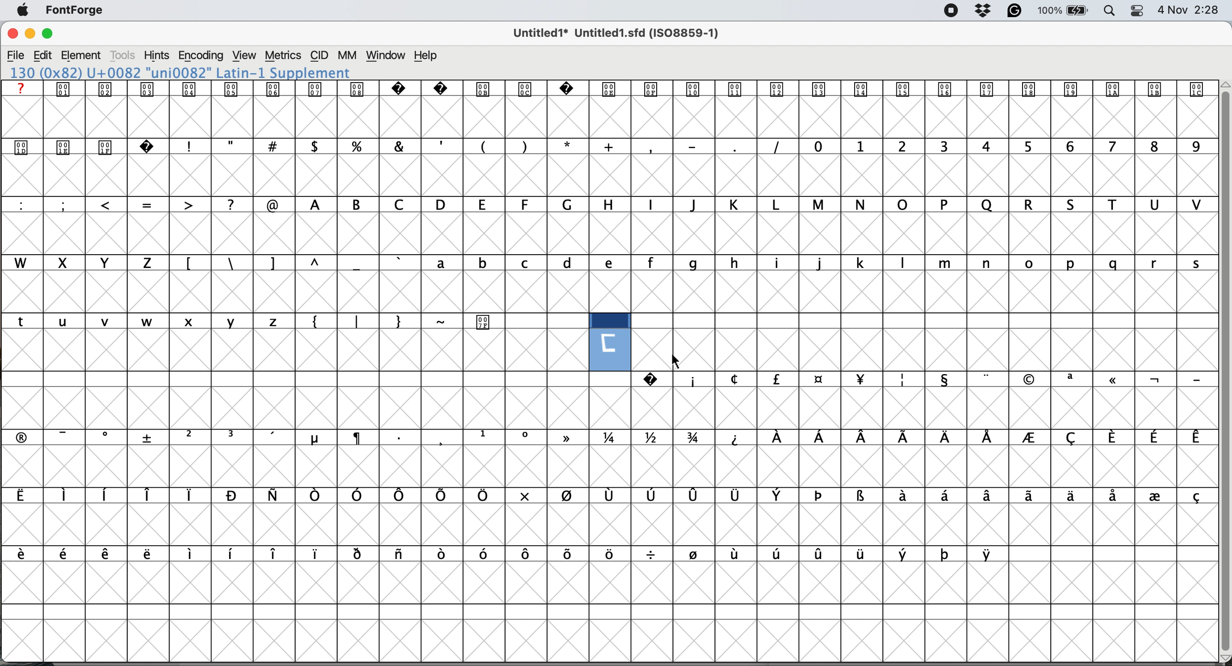  I want to click on Glyph Slots, so click(500, 553).